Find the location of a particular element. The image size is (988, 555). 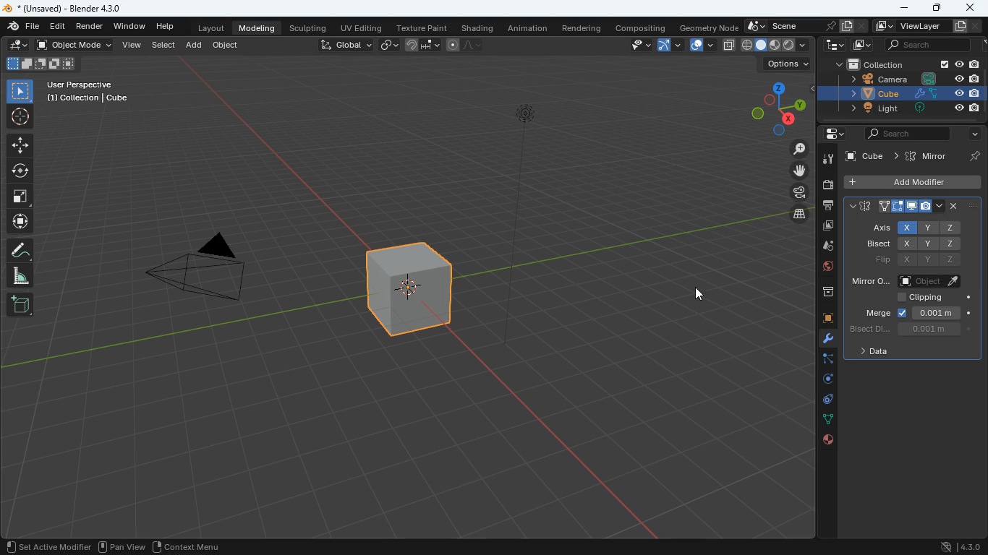

 is located at coordinates (866, 158).